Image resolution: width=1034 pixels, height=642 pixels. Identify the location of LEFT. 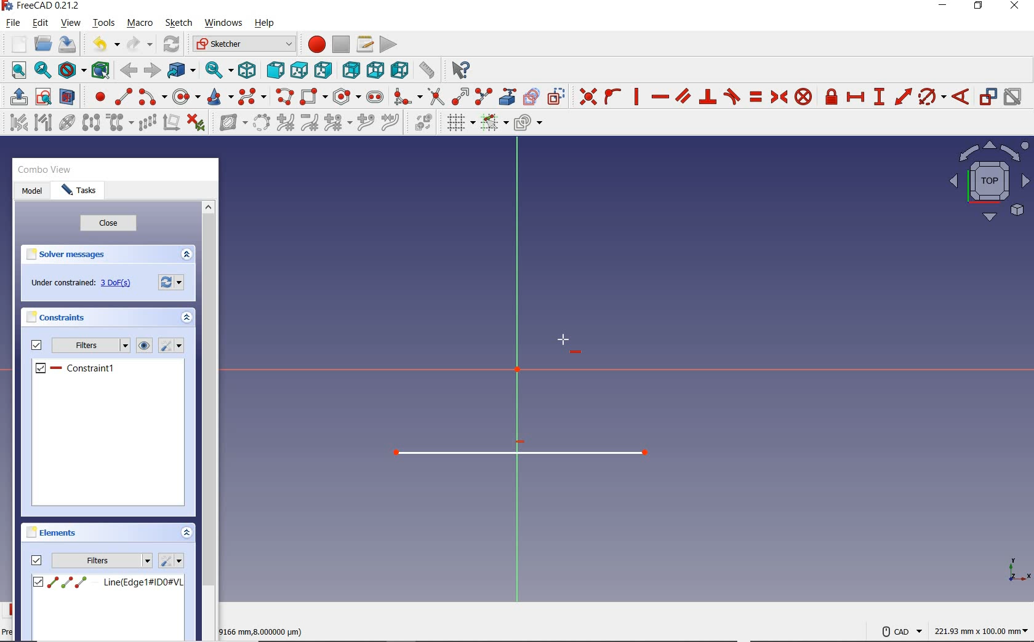
(401, 71).